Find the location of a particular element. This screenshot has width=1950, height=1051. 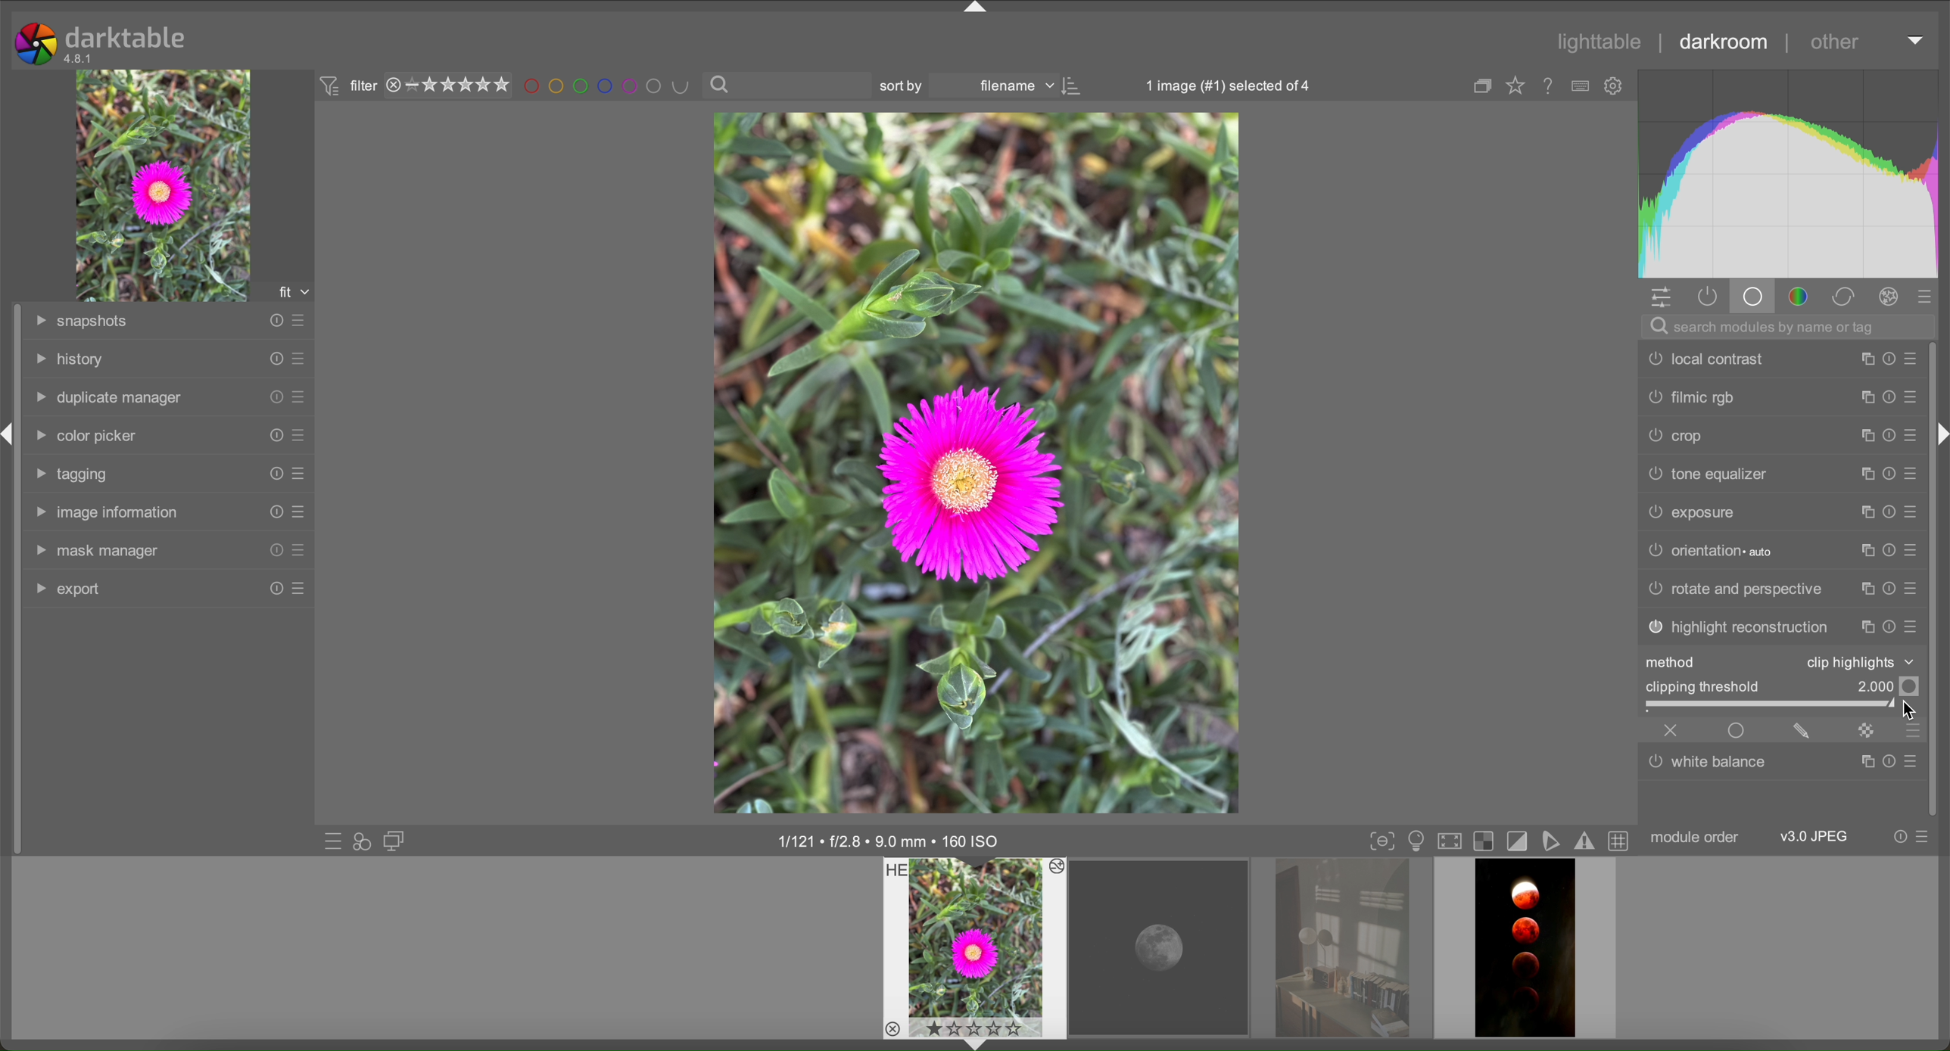

filmic rgb is located at coordinates (1691, 398).